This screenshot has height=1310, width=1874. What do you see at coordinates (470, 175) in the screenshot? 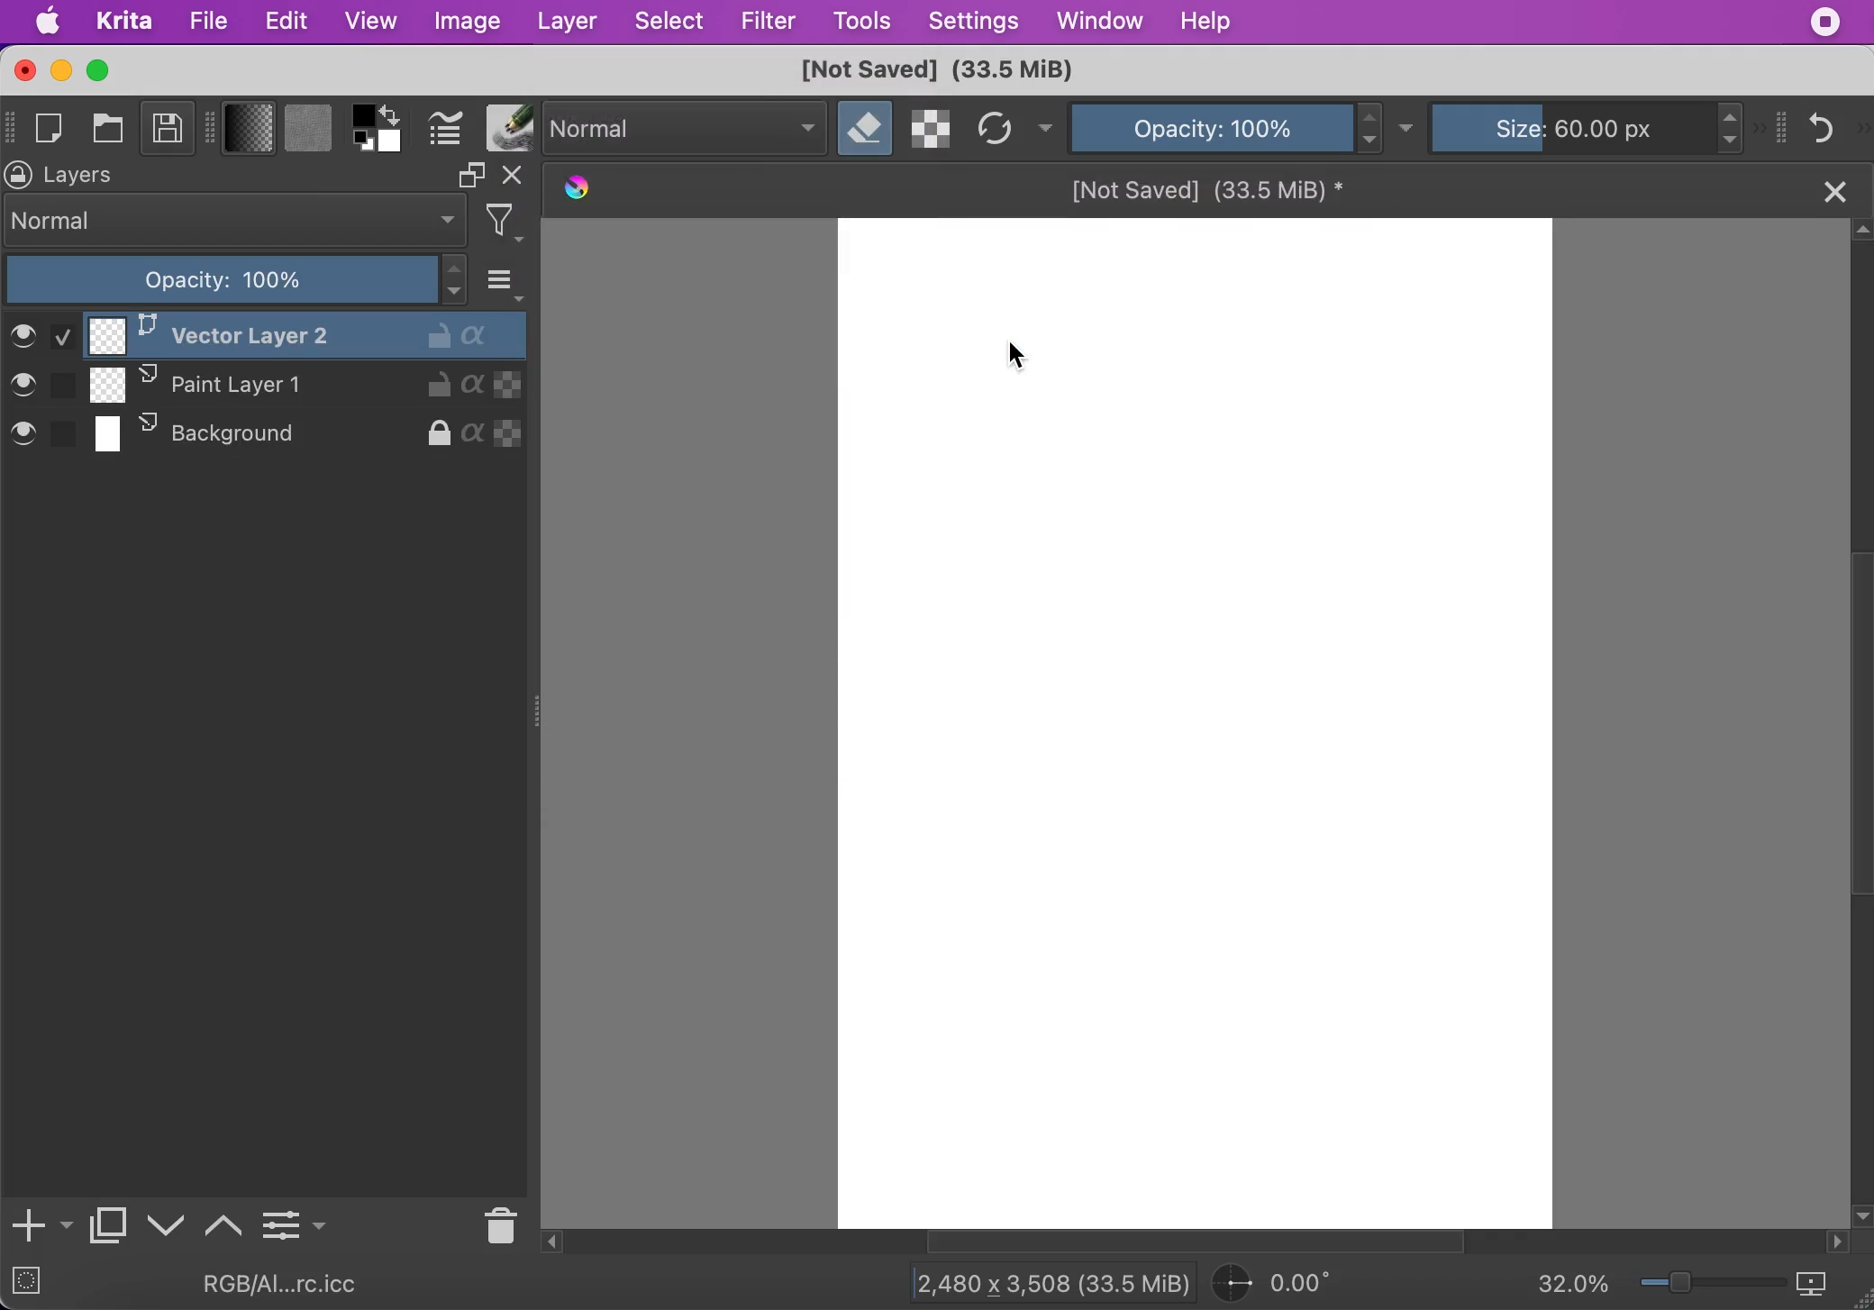
I see `float docker` at bounding box center [470, 175].